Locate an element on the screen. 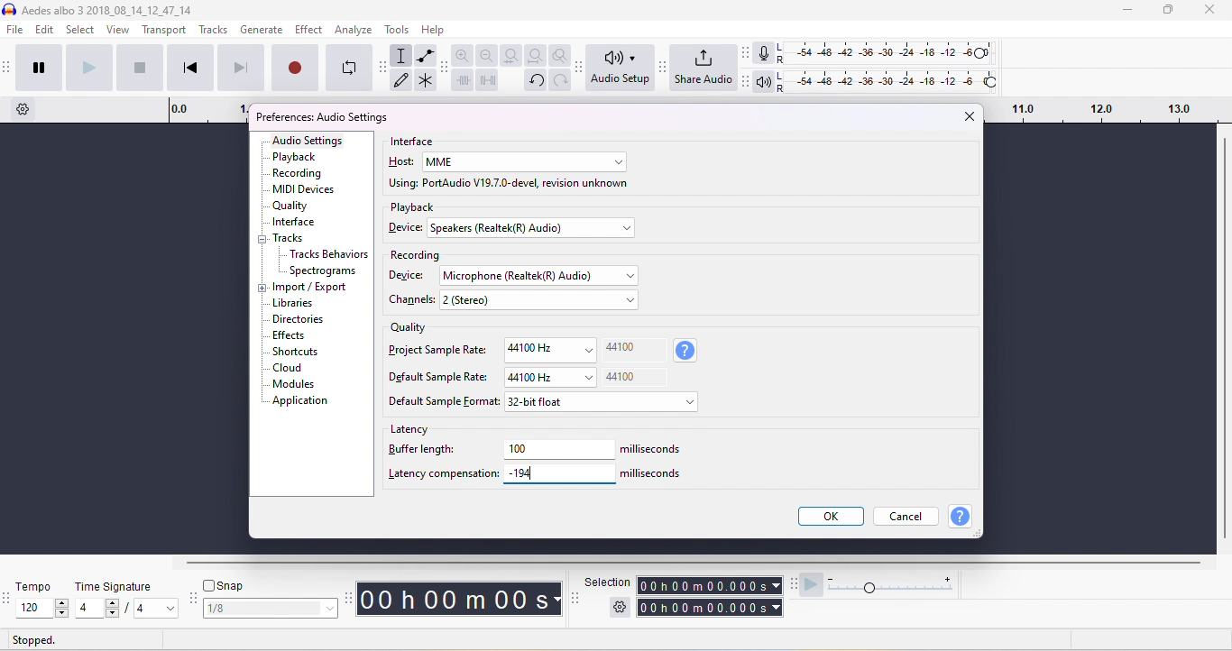 This screenshot has height=651, width=1232. enable looping is located at coordinates (349, 67).